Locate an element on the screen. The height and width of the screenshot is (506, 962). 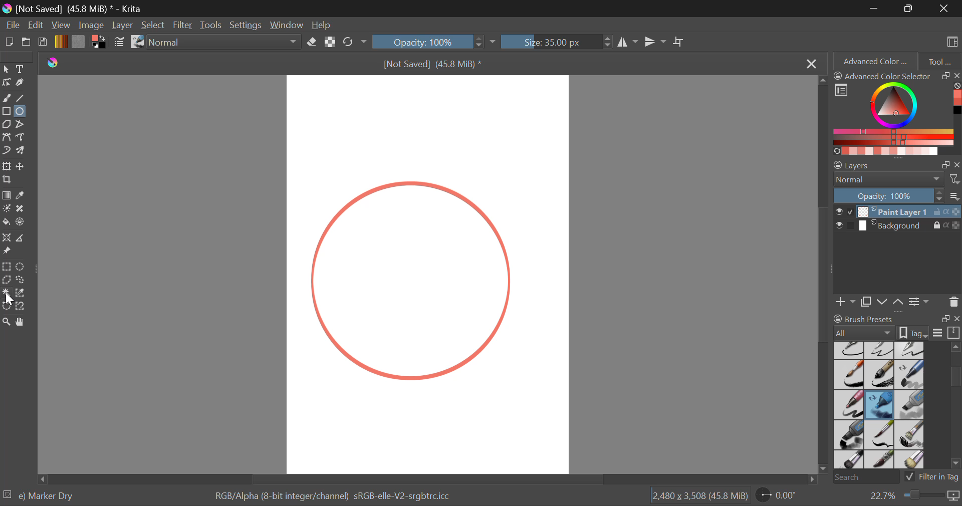
Image is located at coordinates (92, 25).